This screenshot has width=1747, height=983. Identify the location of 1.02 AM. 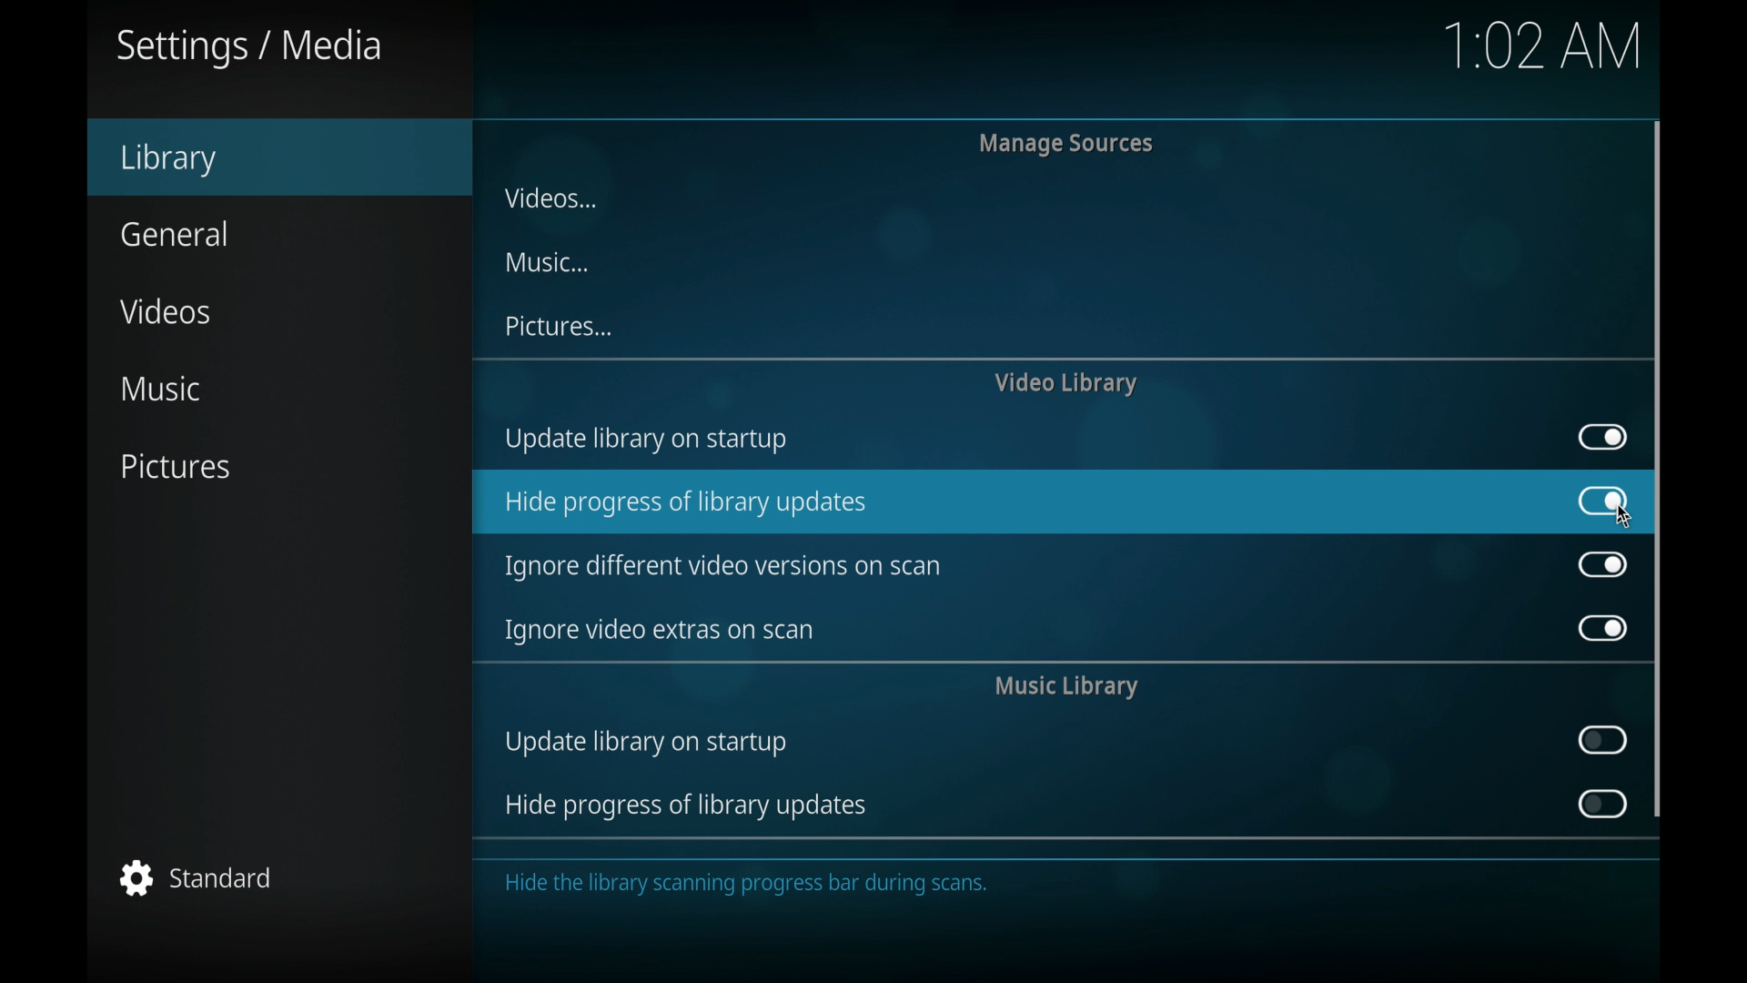
(1550, 56).